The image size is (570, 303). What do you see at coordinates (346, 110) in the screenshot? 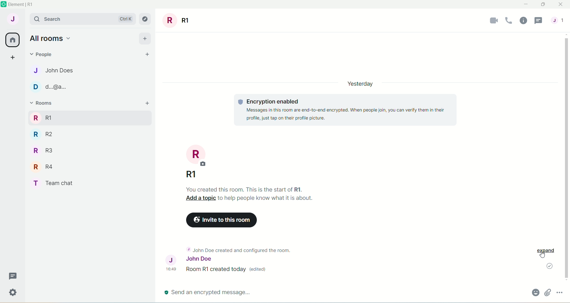
I see `© Encryption enabled
Messages in this room are end-to-end encrypted. When people join, you can verify them in their
profile, just tap on their profile picture.` at bounding box center [346, 110].